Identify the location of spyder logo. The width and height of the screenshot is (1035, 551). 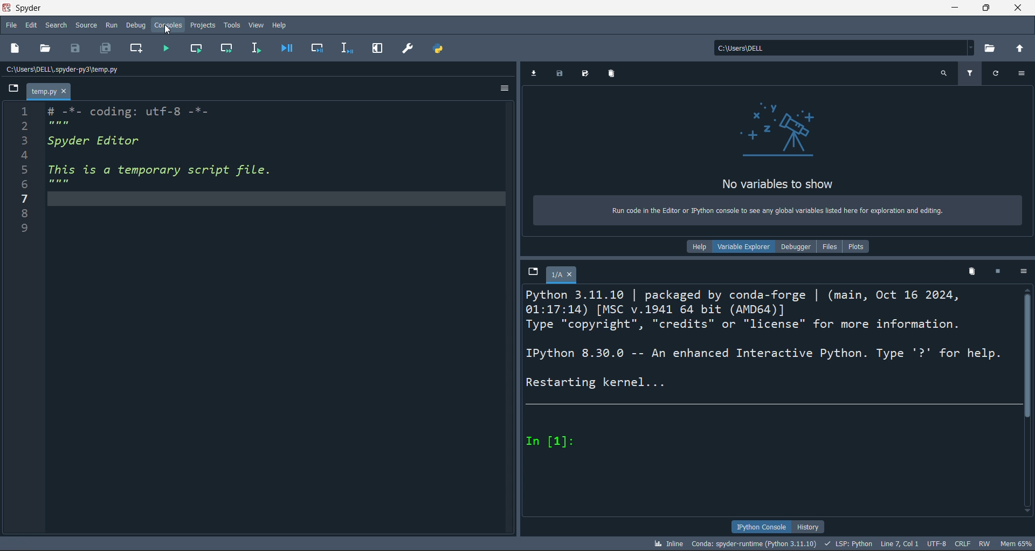
(8, 8).